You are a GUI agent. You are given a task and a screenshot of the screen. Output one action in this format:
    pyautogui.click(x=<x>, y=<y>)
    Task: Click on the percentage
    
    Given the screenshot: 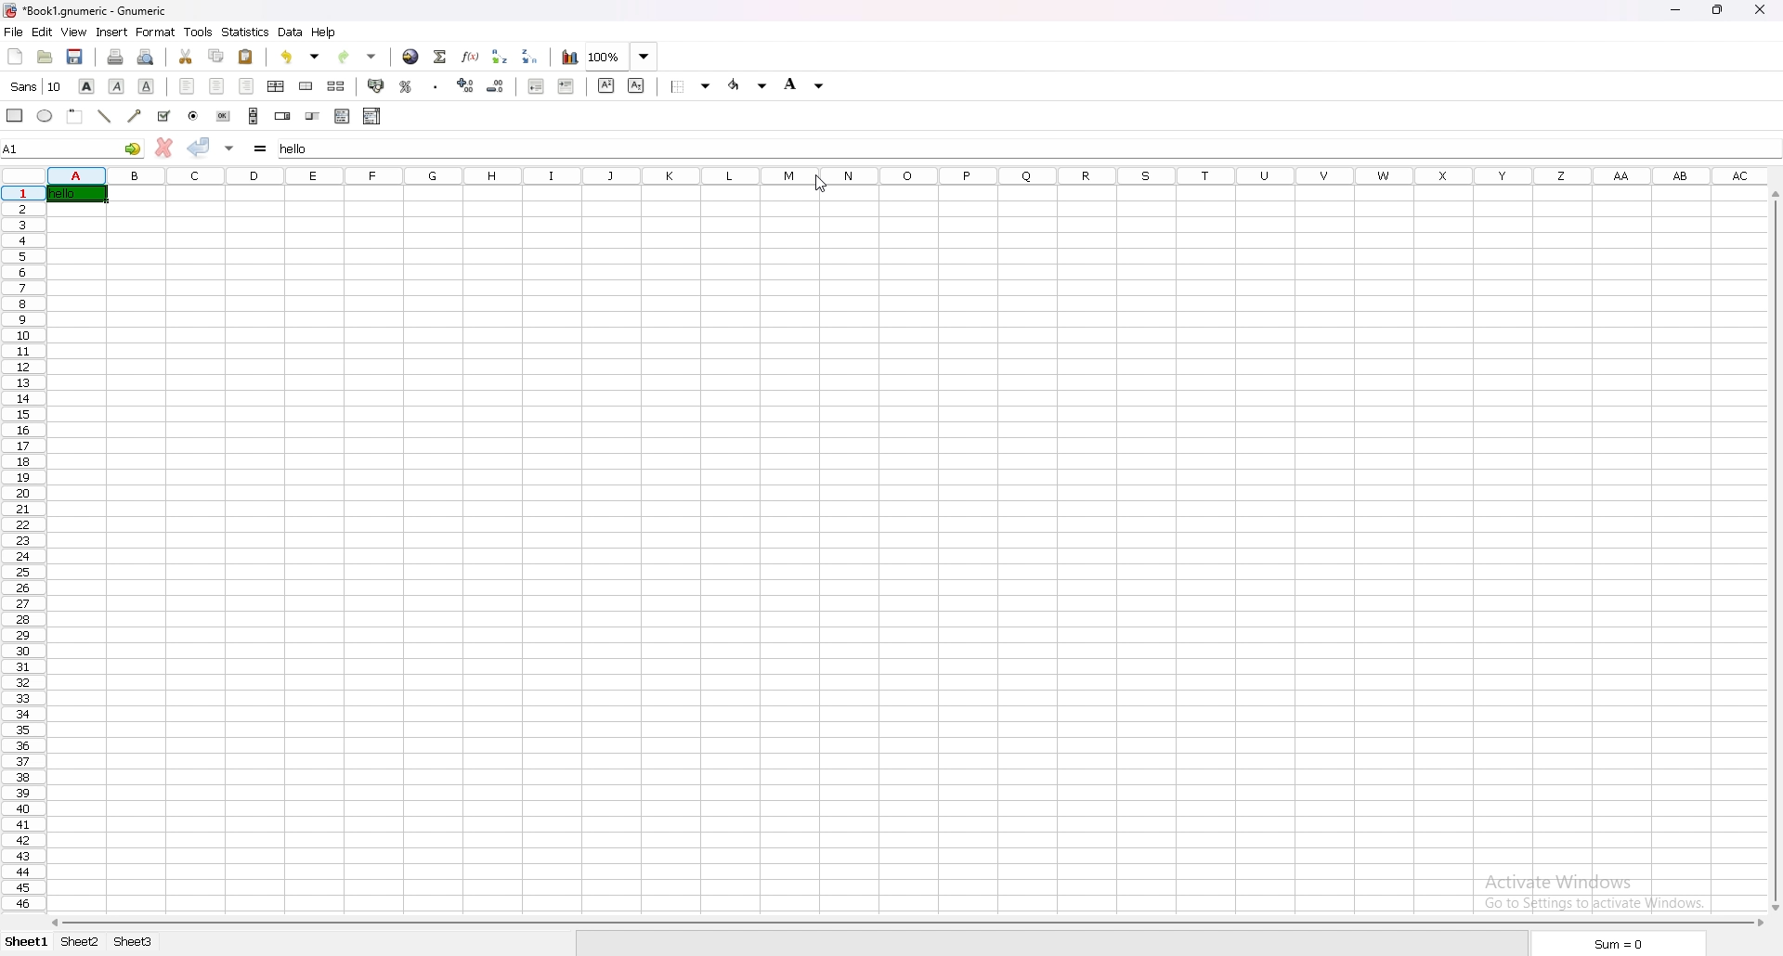 What is the action you would take?
    pyautogui.click(x=406, y=85)
    